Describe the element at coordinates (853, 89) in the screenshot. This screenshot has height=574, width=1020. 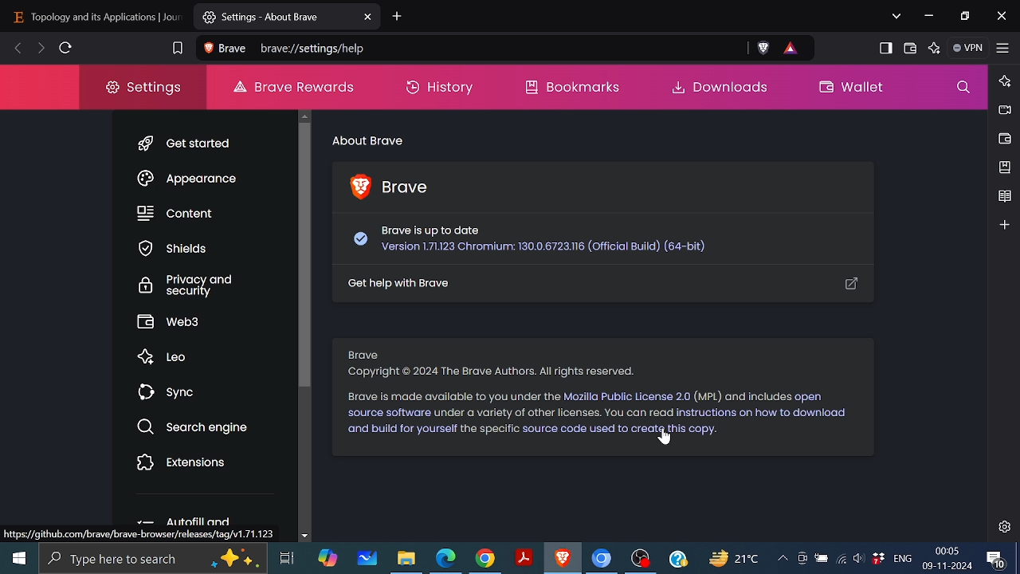
I see `Wallet` at that location.